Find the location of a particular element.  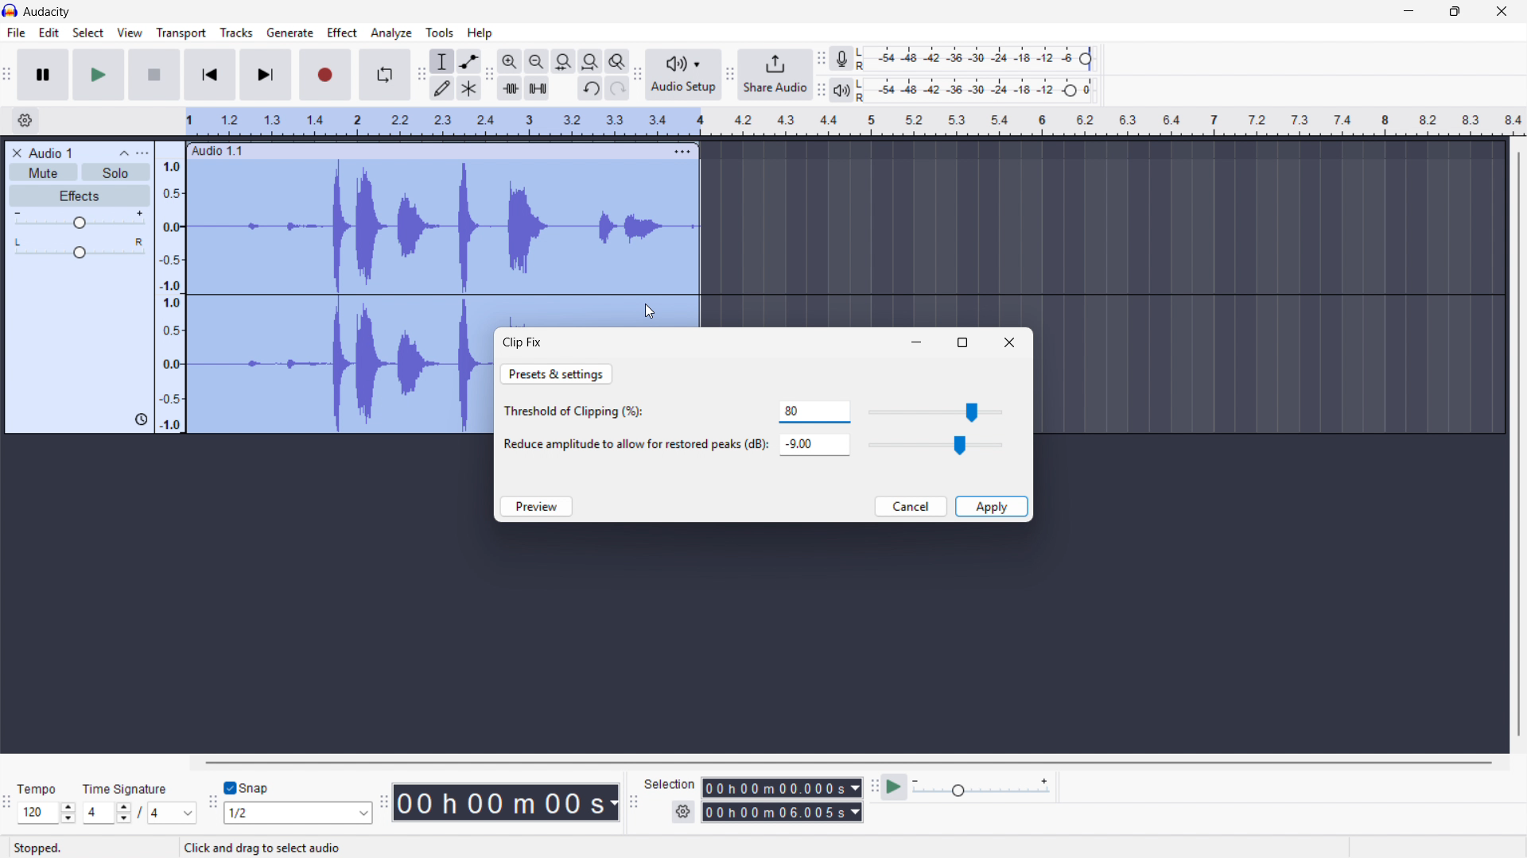

Silence audio selection is located at coordinates (538, 88).